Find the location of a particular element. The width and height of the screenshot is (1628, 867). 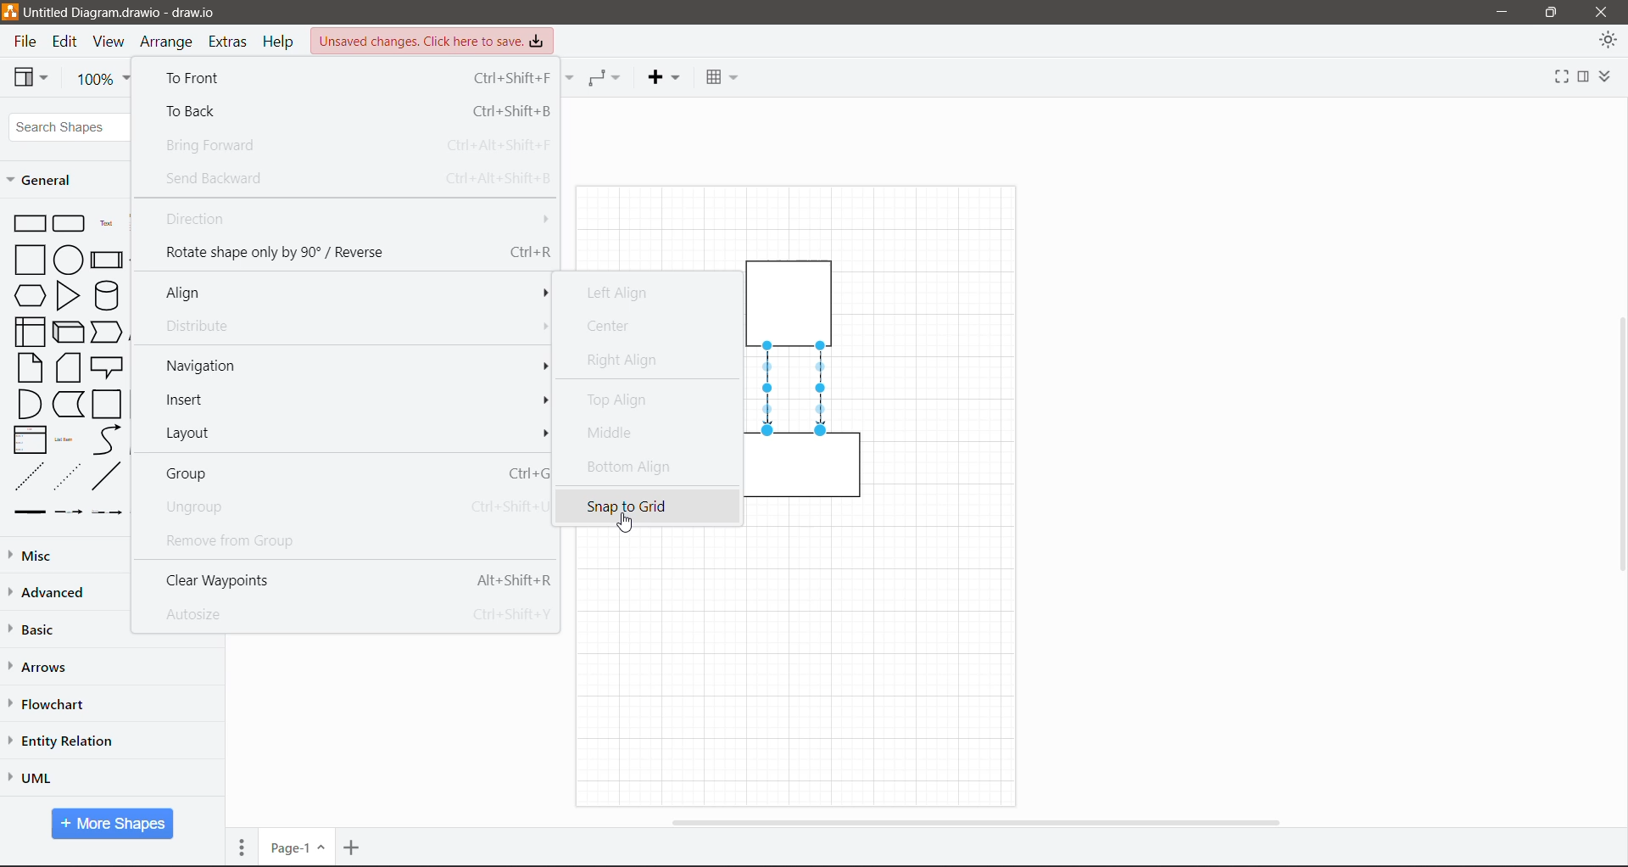

connector with 2 labels is located at coordinates (107, 512).